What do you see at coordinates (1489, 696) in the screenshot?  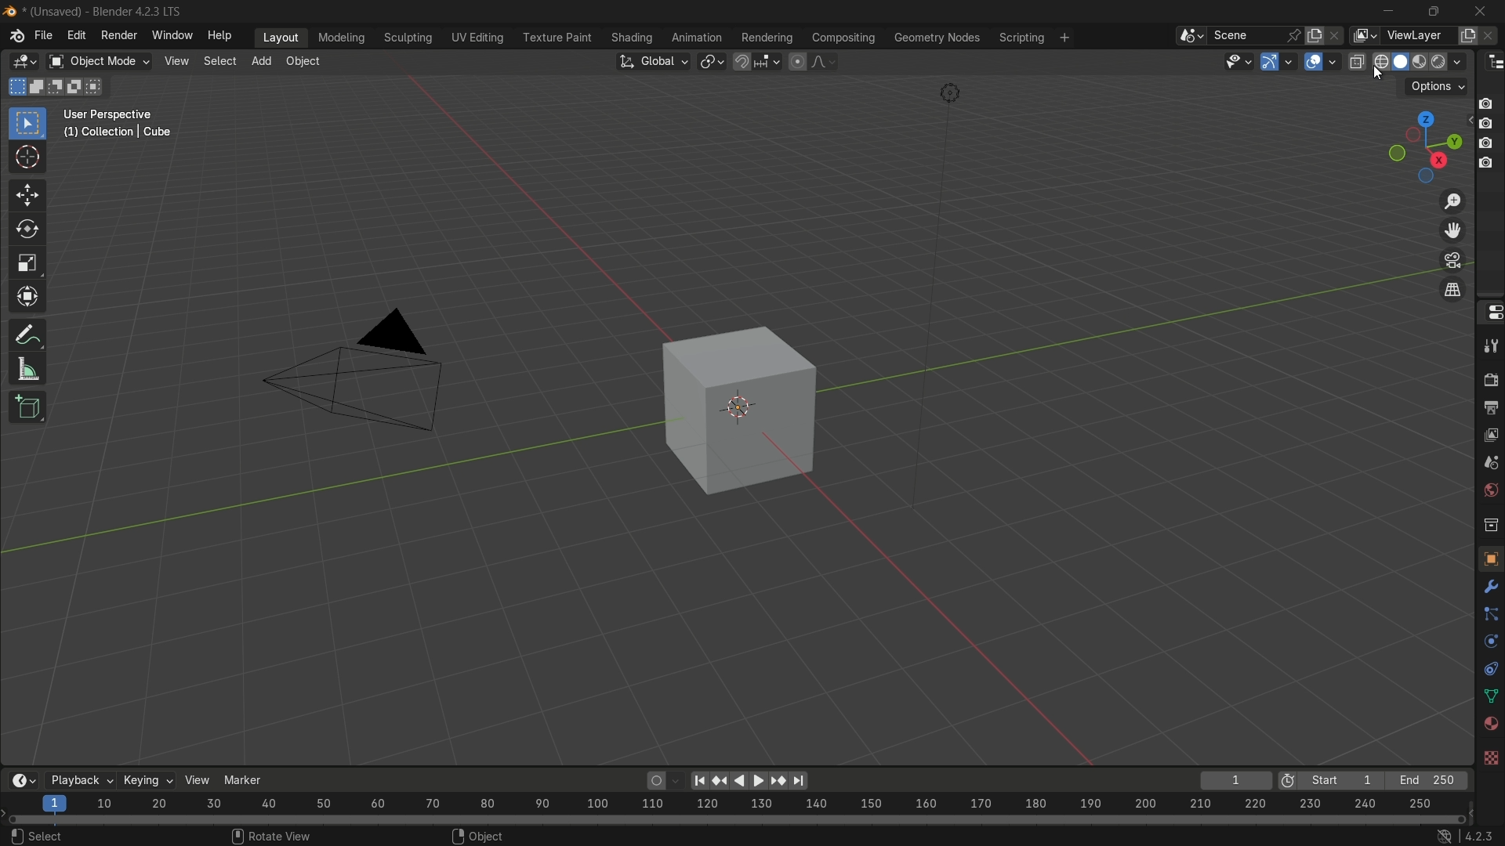 I see `data` at bounding box center [1489, 696].